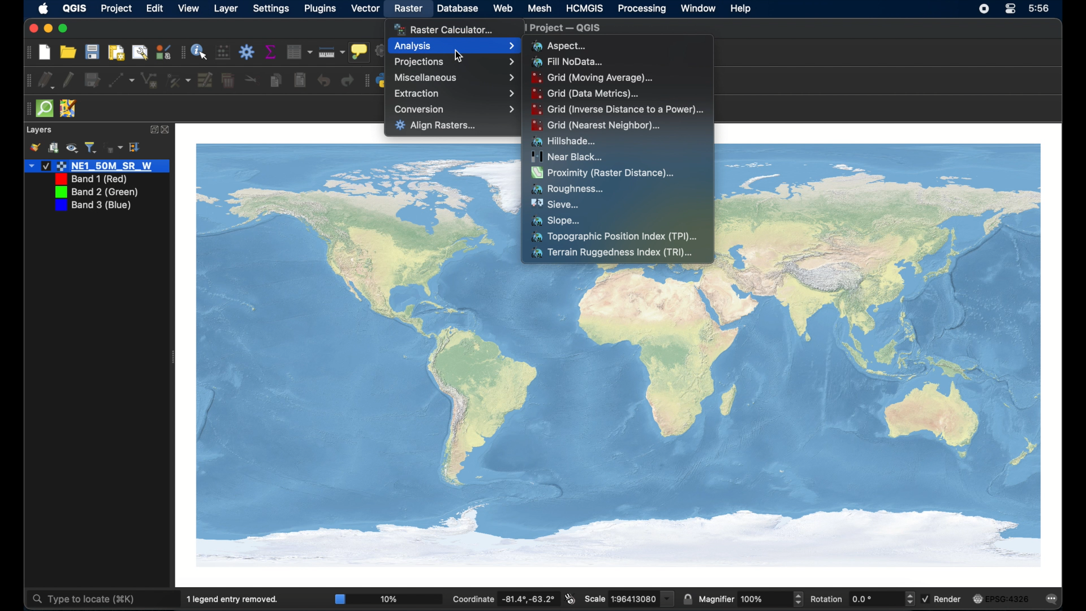  Describe the element at coordinates (226, 8) in the screenshot. I see `layer` at that location.